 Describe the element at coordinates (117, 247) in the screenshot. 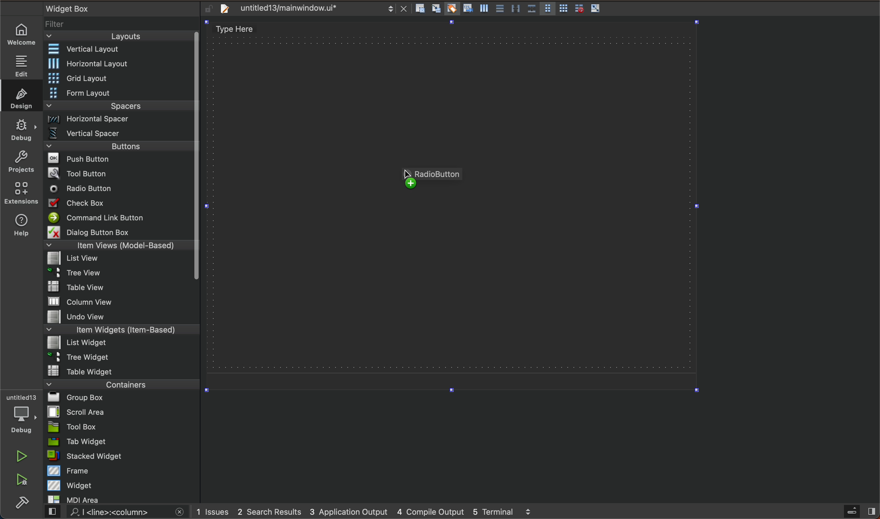

I see `item views` at that location.